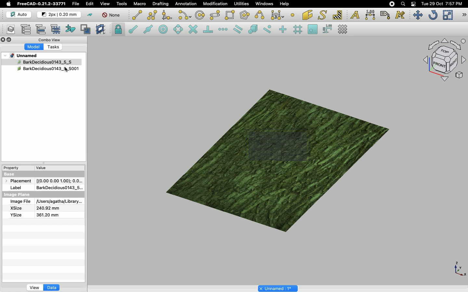 The width and height of the screenshot is (468, 292). What do you see at coordinates (133, 30) in the screenshot?
I see `Snap endpoint` at bounding box center [133, 30].